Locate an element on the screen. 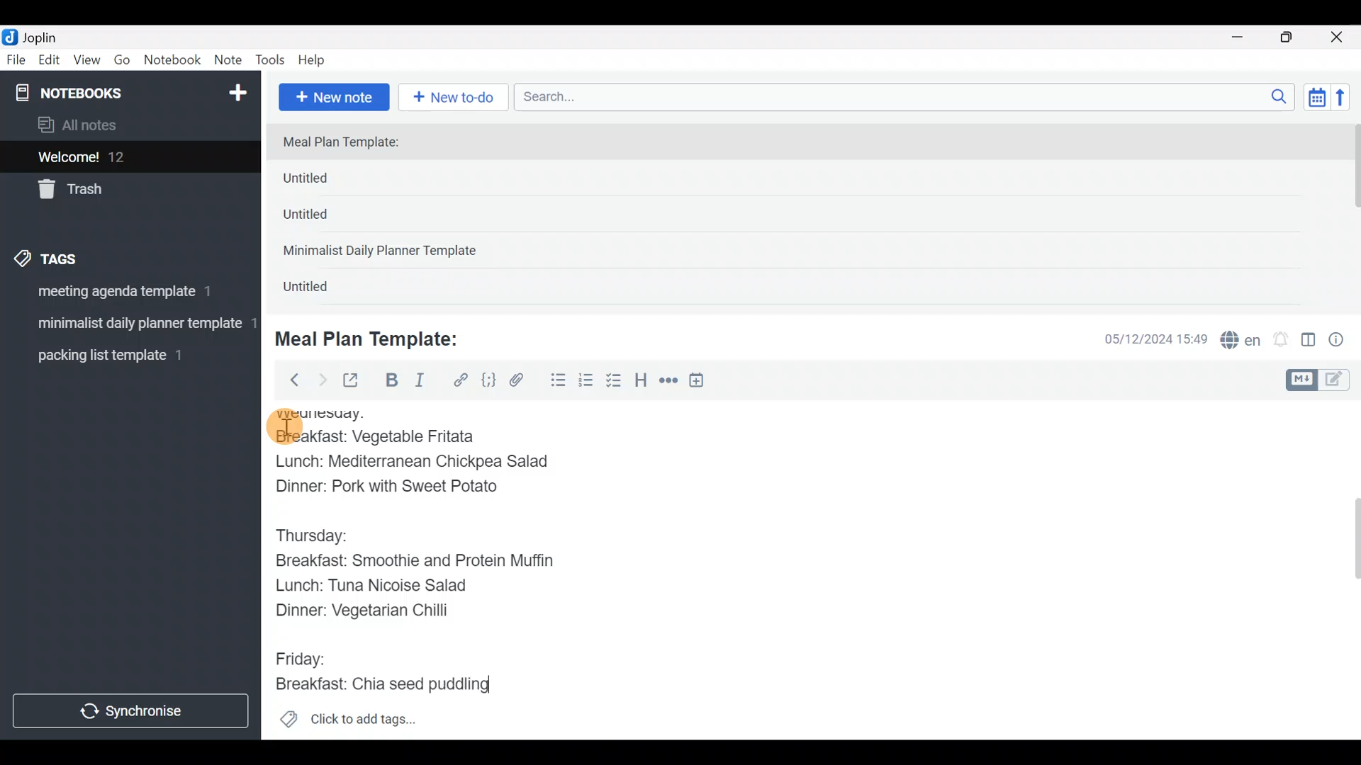 This screenshot has width=1361, height=765. Heading is located at coordinates (642, 382).